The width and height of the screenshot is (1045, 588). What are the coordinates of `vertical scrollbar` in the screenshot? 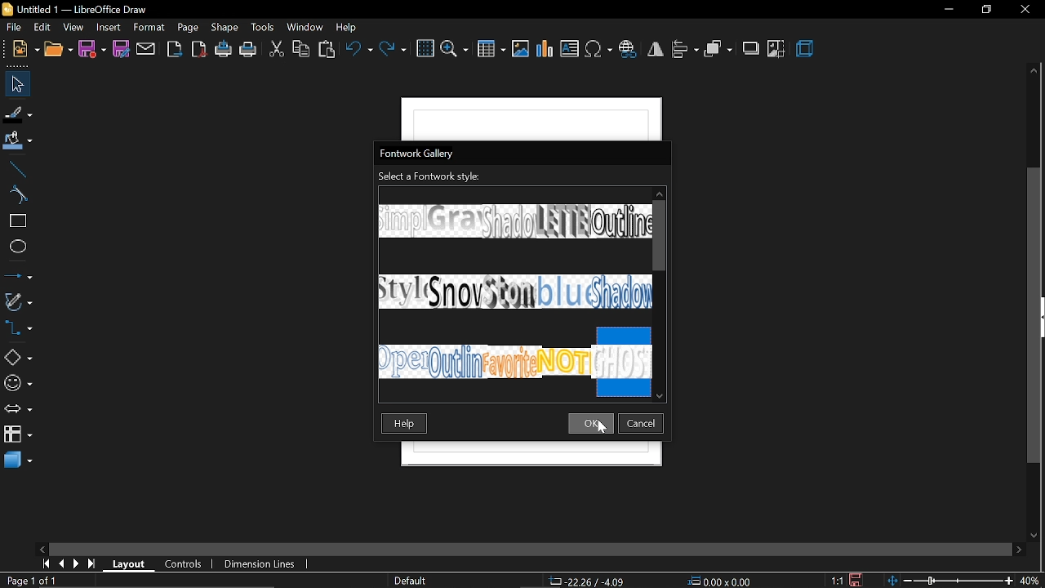 It's located at (1035, 317).